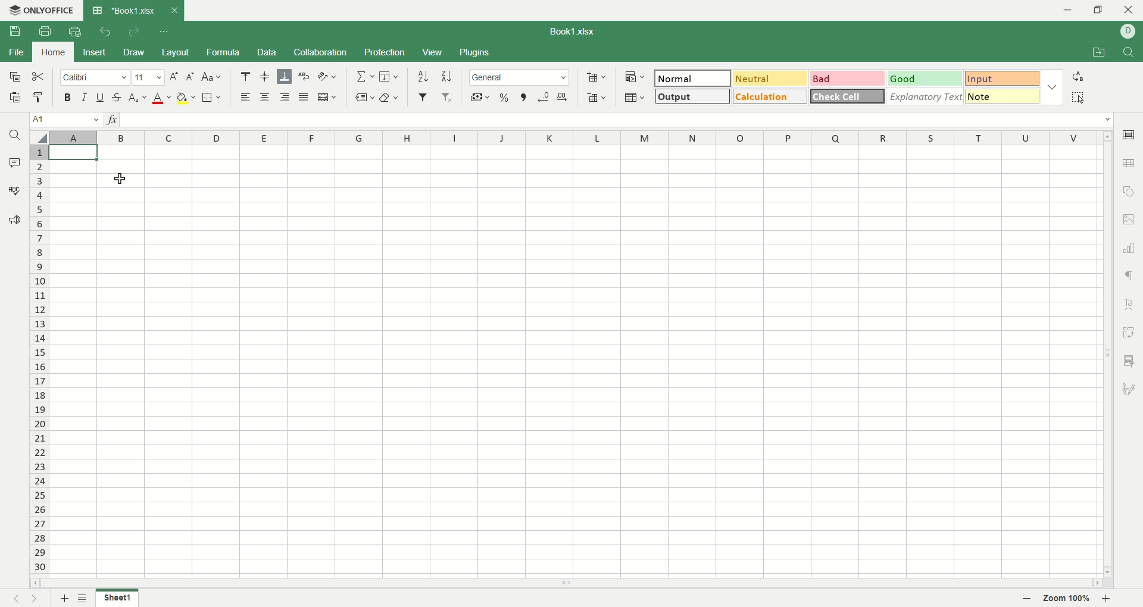  I want to click on input, so click(1003, 96).